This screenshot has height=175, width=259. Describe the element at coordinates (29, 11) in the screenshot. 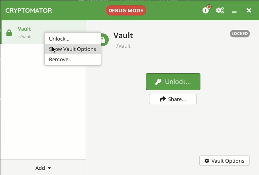

I see `CRYPTOMATOR` at that location.